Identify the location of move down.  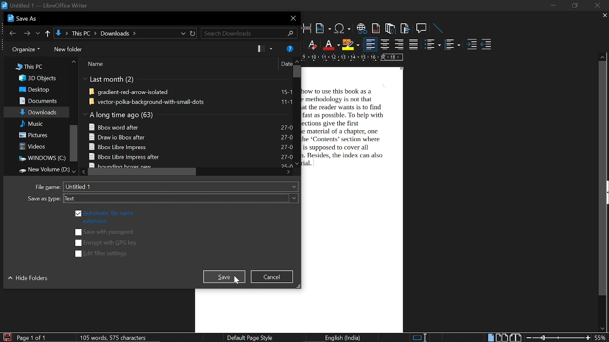
(600, 329).